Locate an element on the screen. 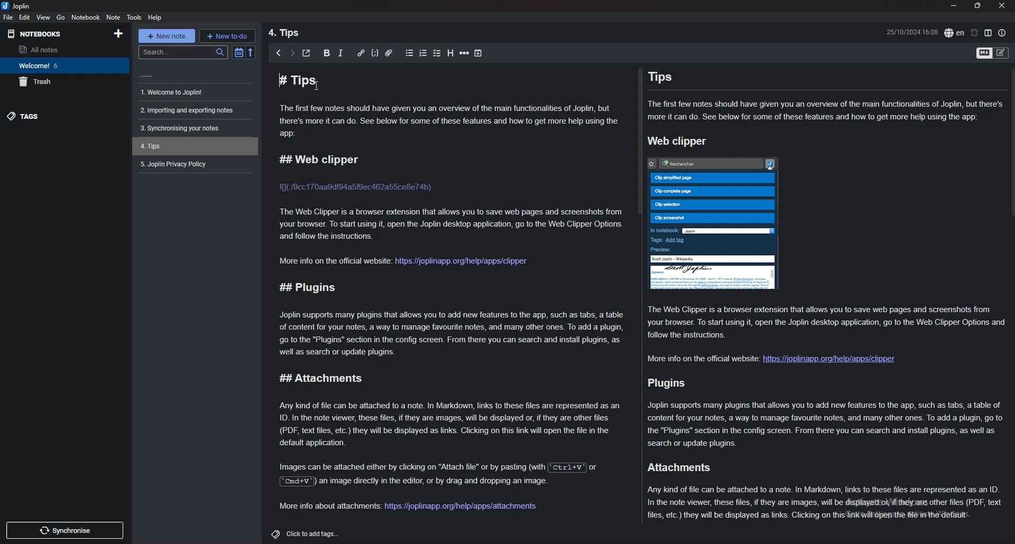 The height and width of the screenshot is (544, 1015). notebooks is located at coordinates (63, 34).